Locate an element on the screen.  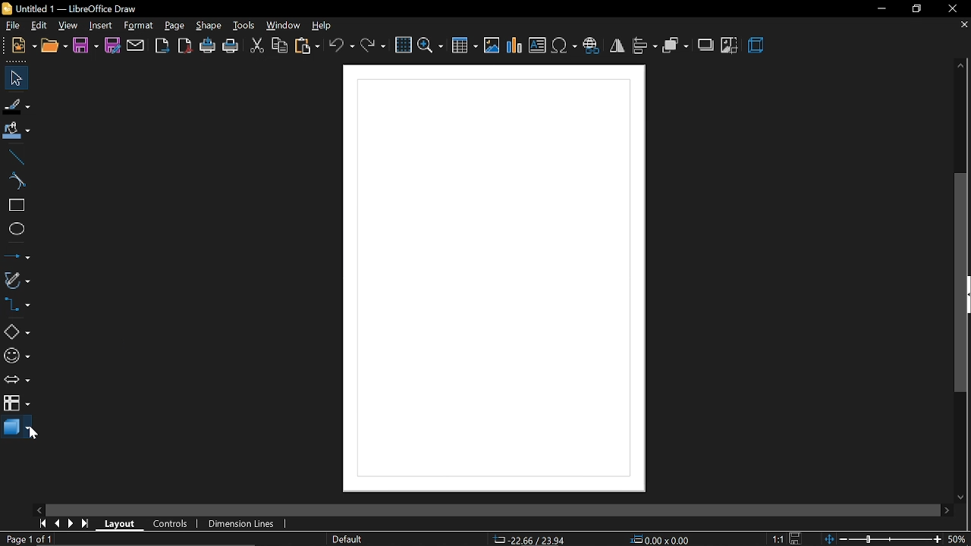
ellipse is located at coordinates (14, 228).